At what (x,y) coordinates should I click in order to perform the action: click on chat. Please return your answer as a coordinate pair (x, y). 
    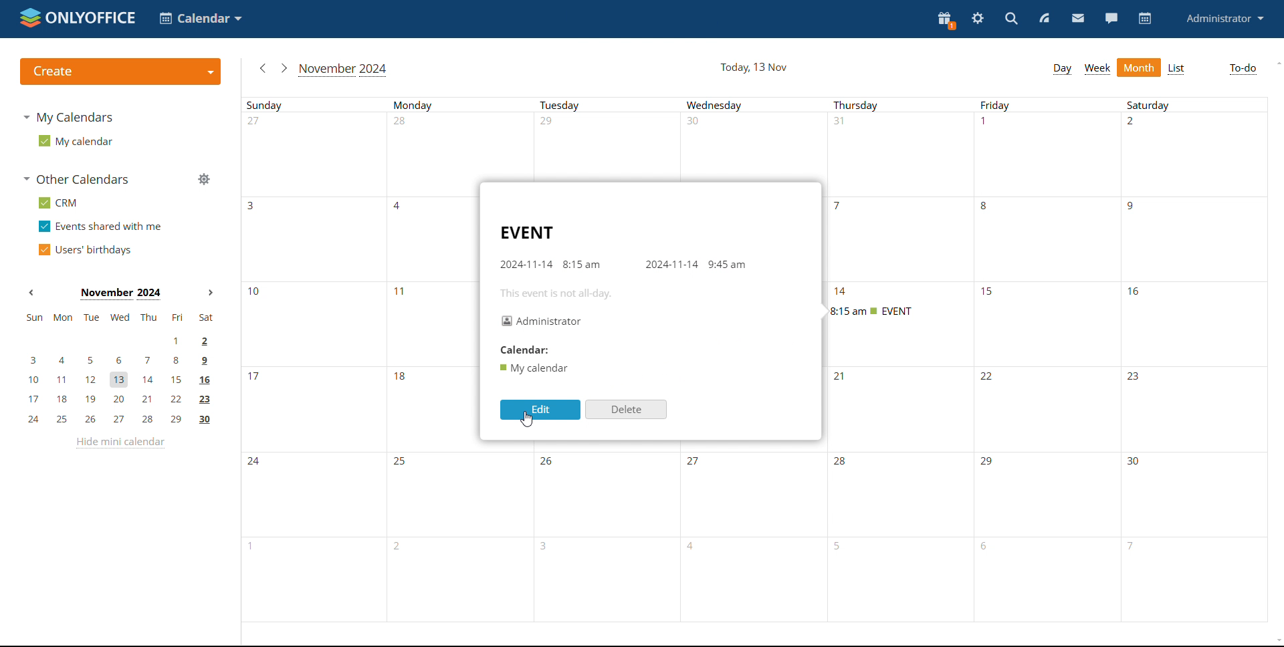
    Looking at the image, I should click on (1111, 17).